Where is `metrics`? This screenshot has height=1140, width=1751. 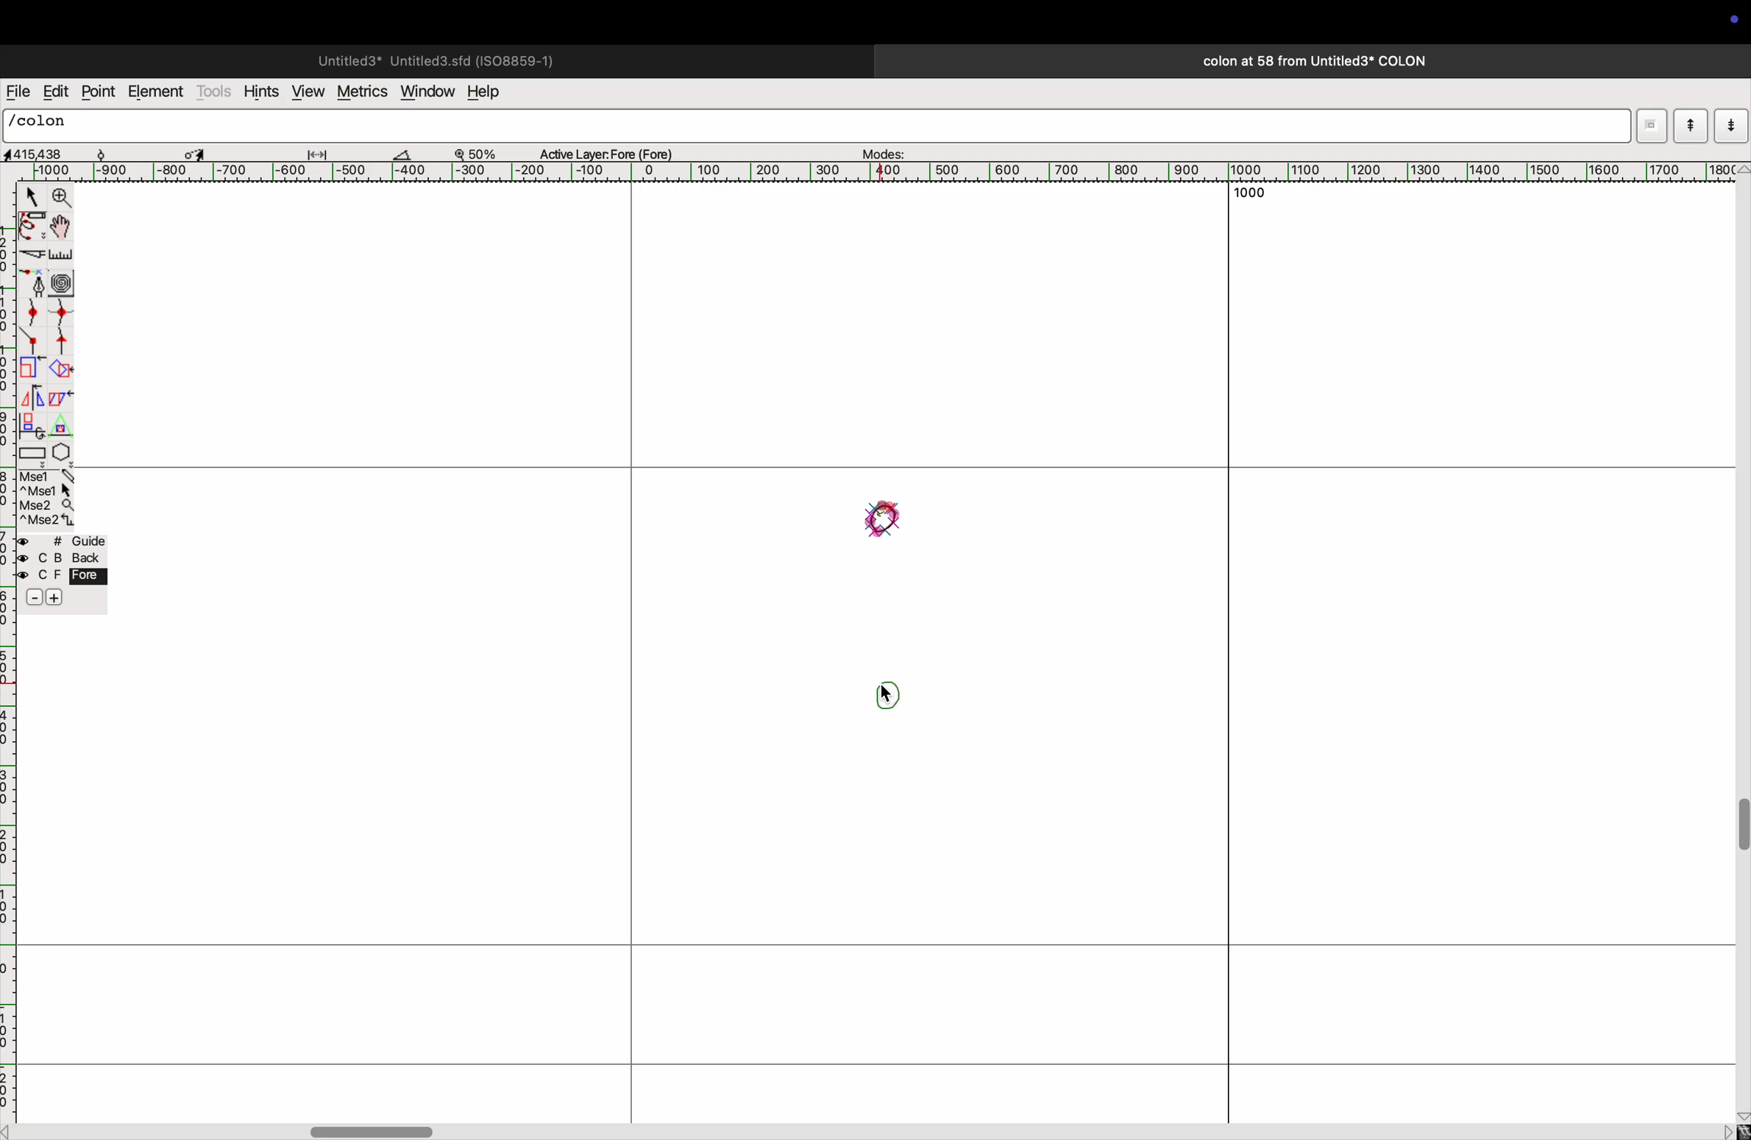 metrics is located at coordinates (360, 92).